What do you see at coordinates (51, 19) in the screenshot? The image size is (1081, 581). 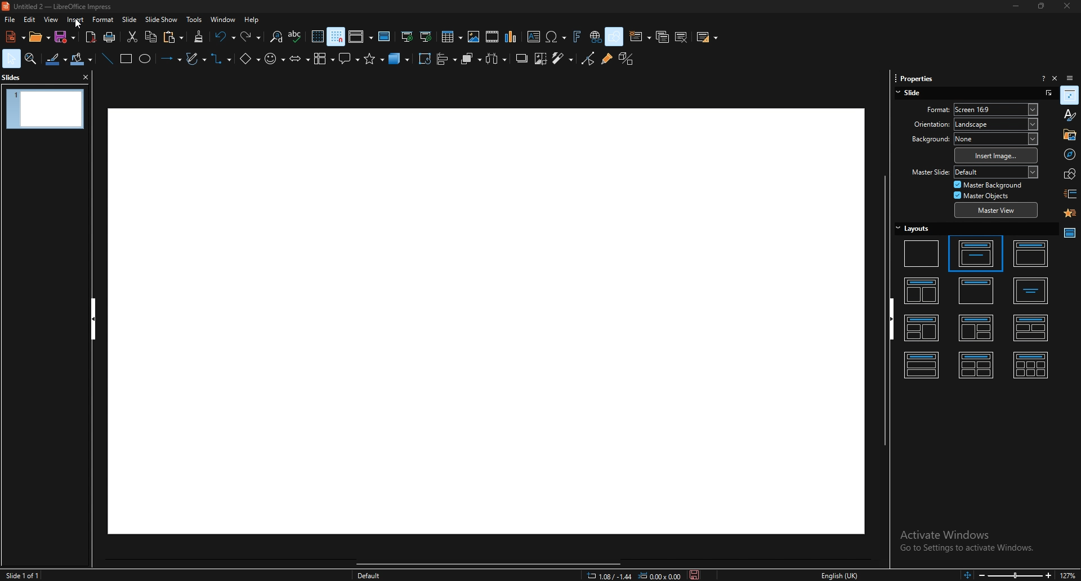 I see `view` at bounding box center [51, 19].